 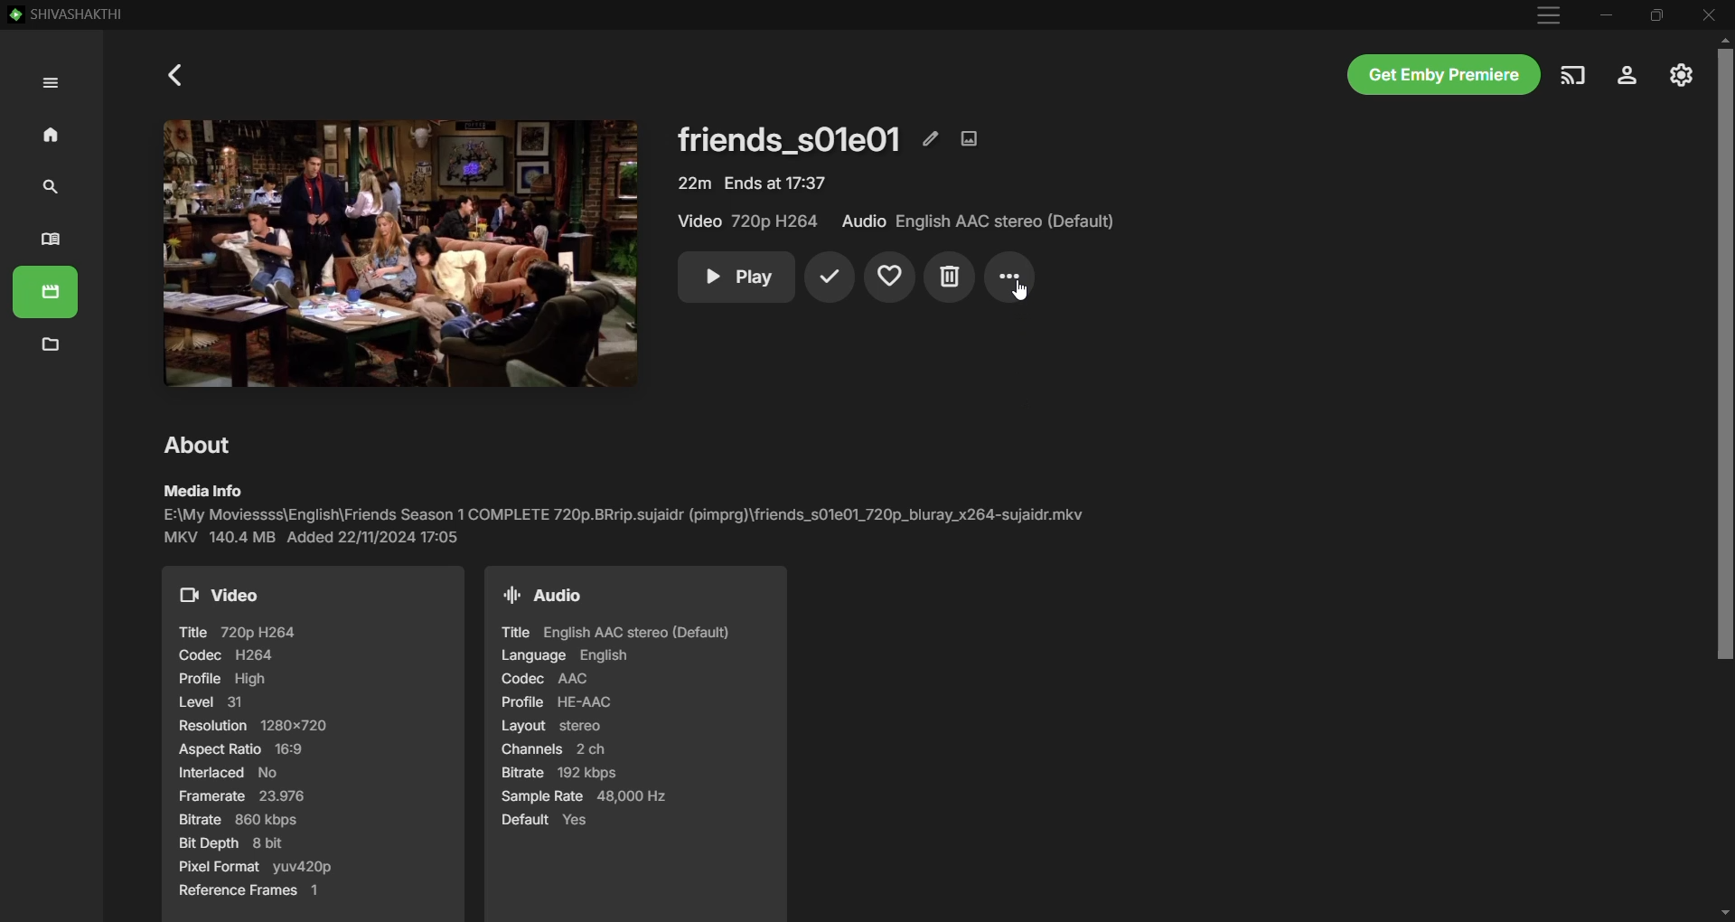 What do you see at coordinates (1020, 290) in the screenshot?
I see `Cursor` at bounding box center [1020, 290].